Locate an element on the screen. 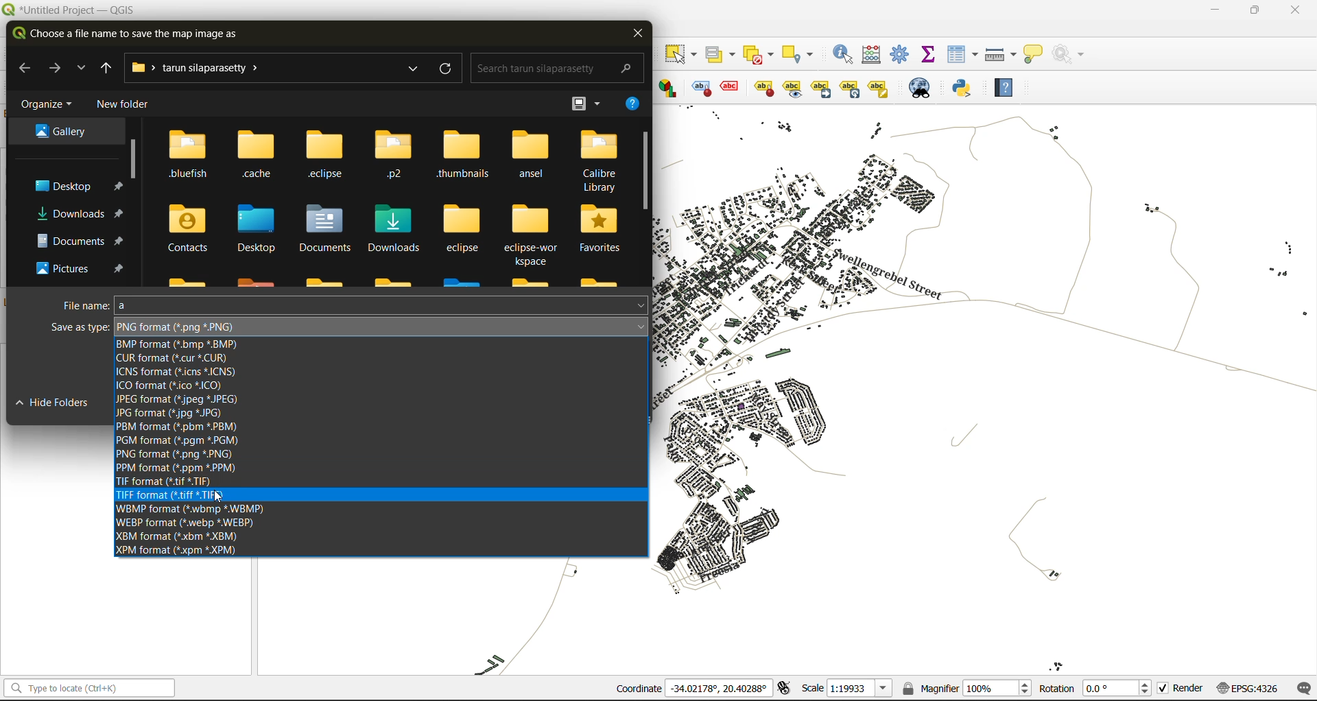 This screenshot has width=1317, height=701. cur is located at coordinates (180, 359).